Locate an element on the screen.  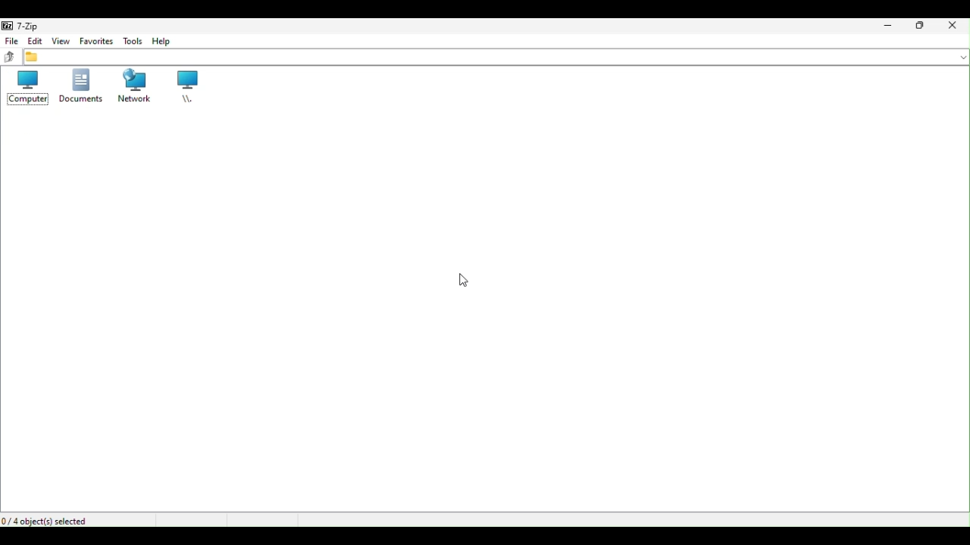
favourite is located at coordinates (96, 40).